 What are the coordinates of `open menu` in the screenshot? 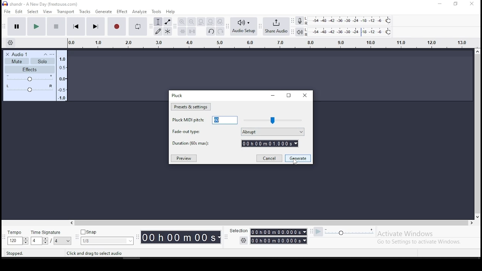 It's located at (52, 53).